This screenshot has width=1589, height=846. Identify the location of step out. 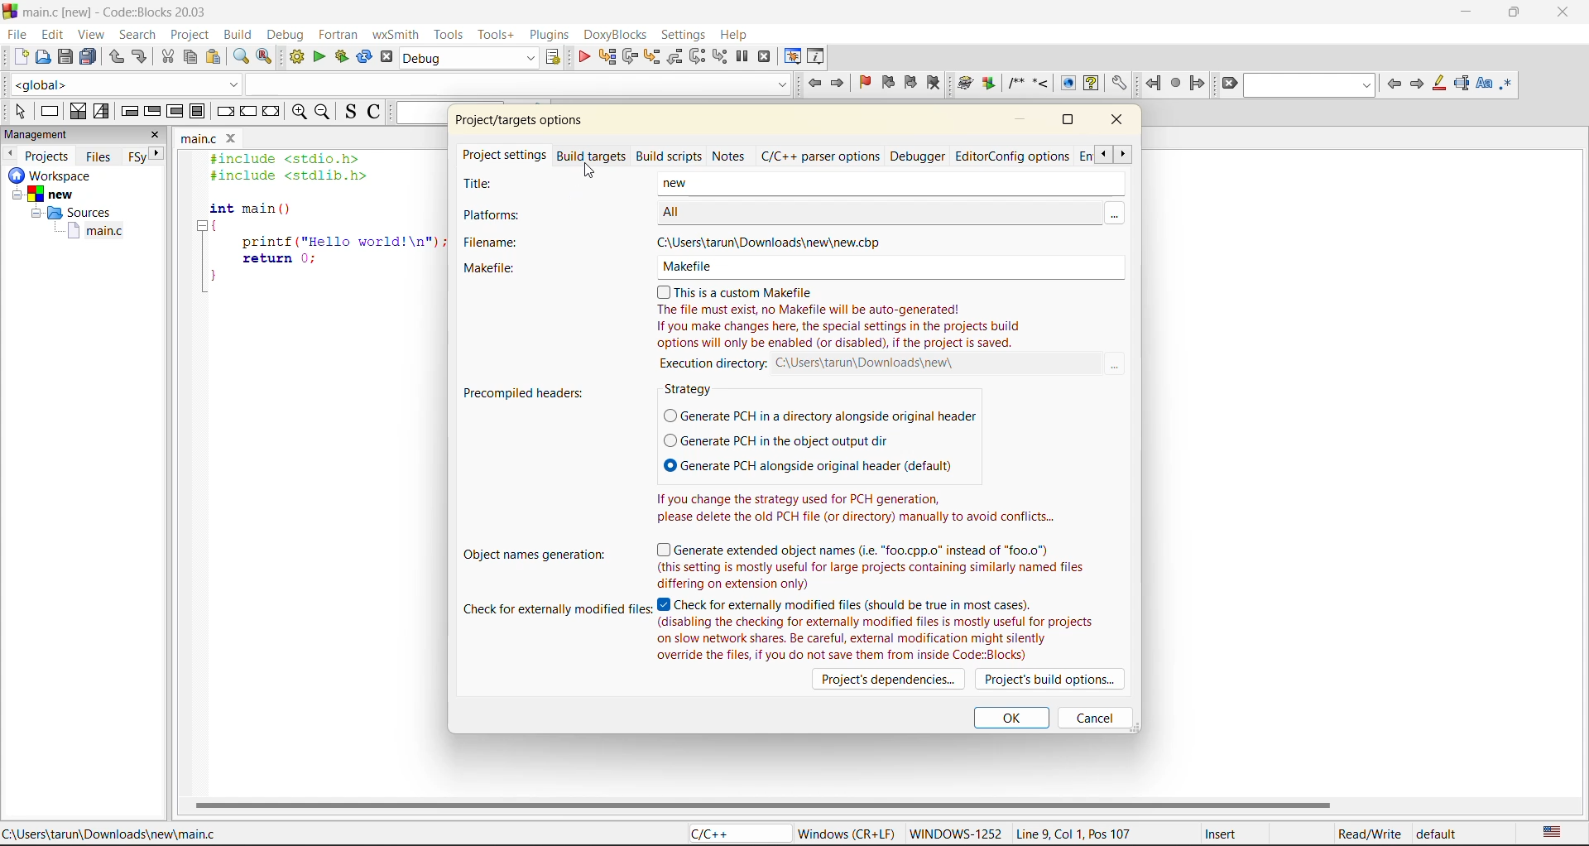
(675, 57).